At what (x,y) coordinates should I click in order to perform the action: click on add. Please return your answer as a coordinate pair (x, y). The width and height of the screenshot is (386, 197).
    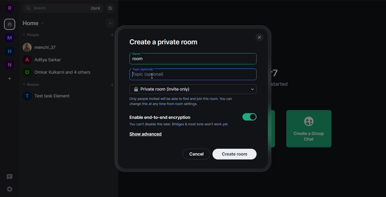
    Looking at the image, I should click on (110, 23).